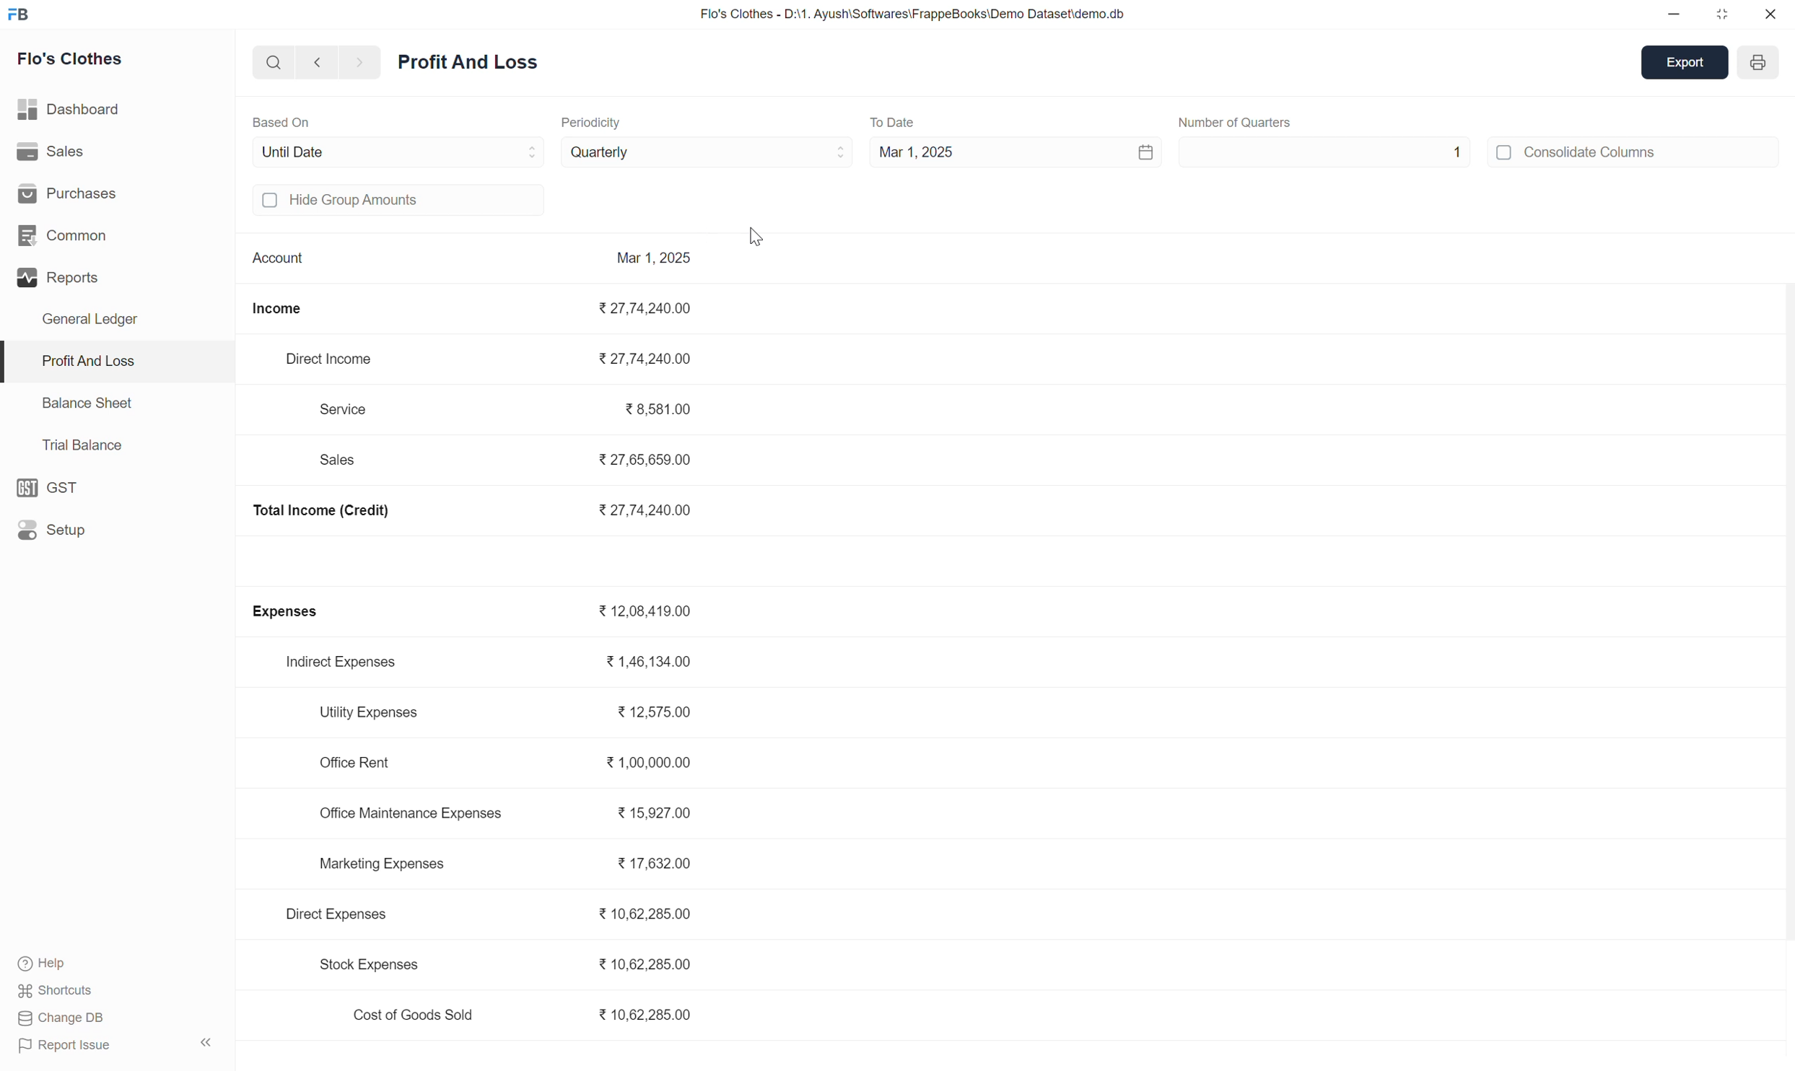  What do you see at coordinates (655, 259) in the screenshot?
I see `Mar 1, 2025` at bounding box center [655, 259].